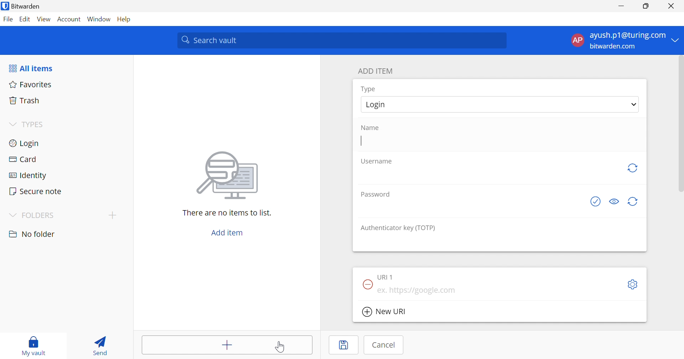 The width and height of the screenshot is (684, 359). I want to click on Cursor, so click(362, 141).